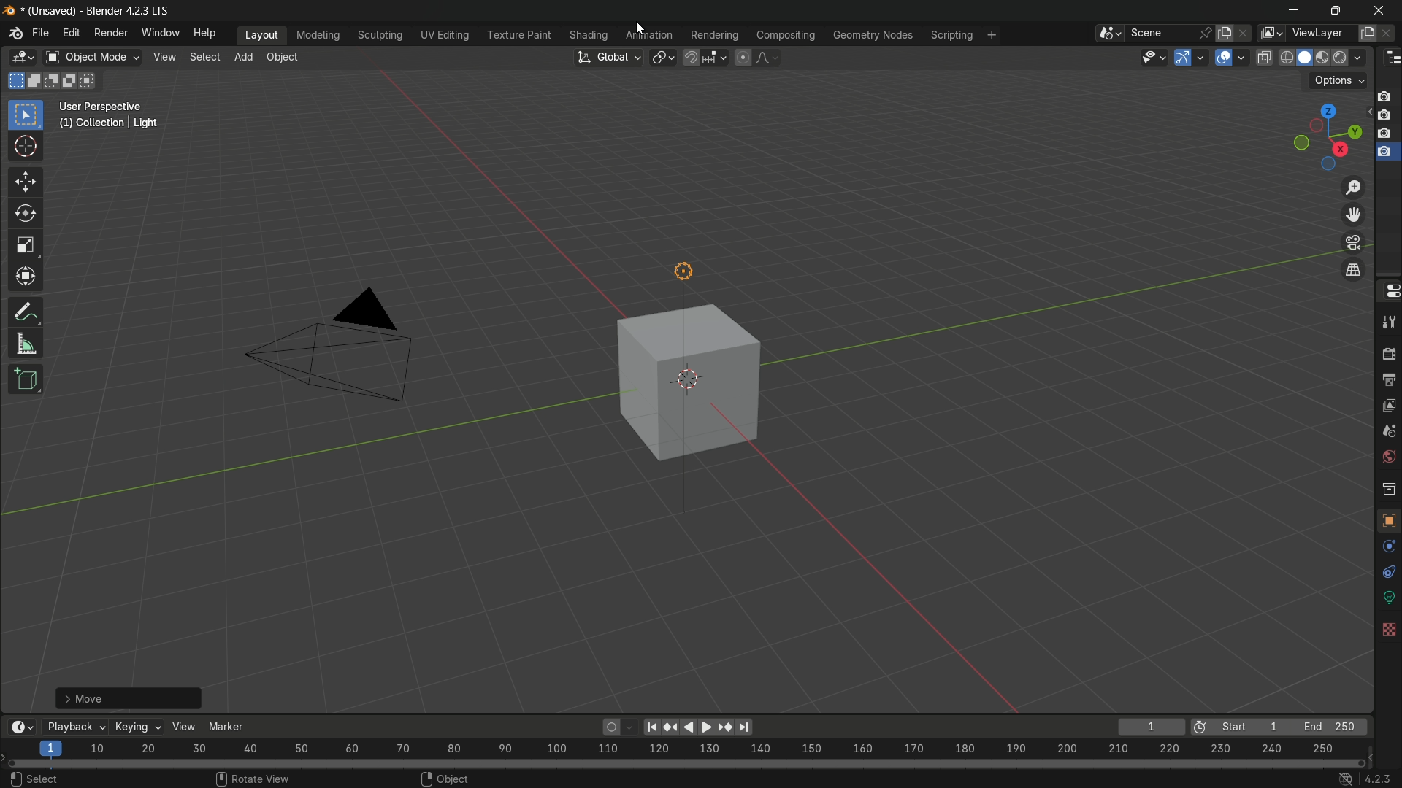  What do you see at coordinates (714, 35) in the screenshot?
I see `rendering menu` at bounding box center [714, 35].